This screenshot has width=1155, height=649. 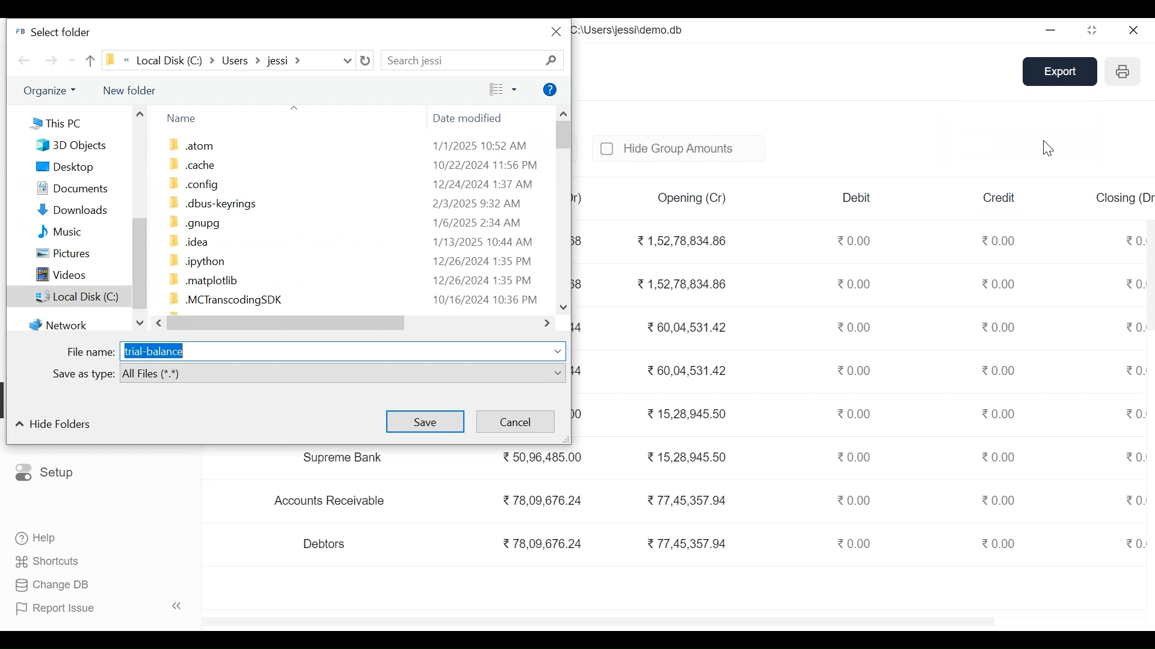 What do you see at coordinates (470, 120) in the screenshot?
I see `Date modified` at bounding box center [470, 120].